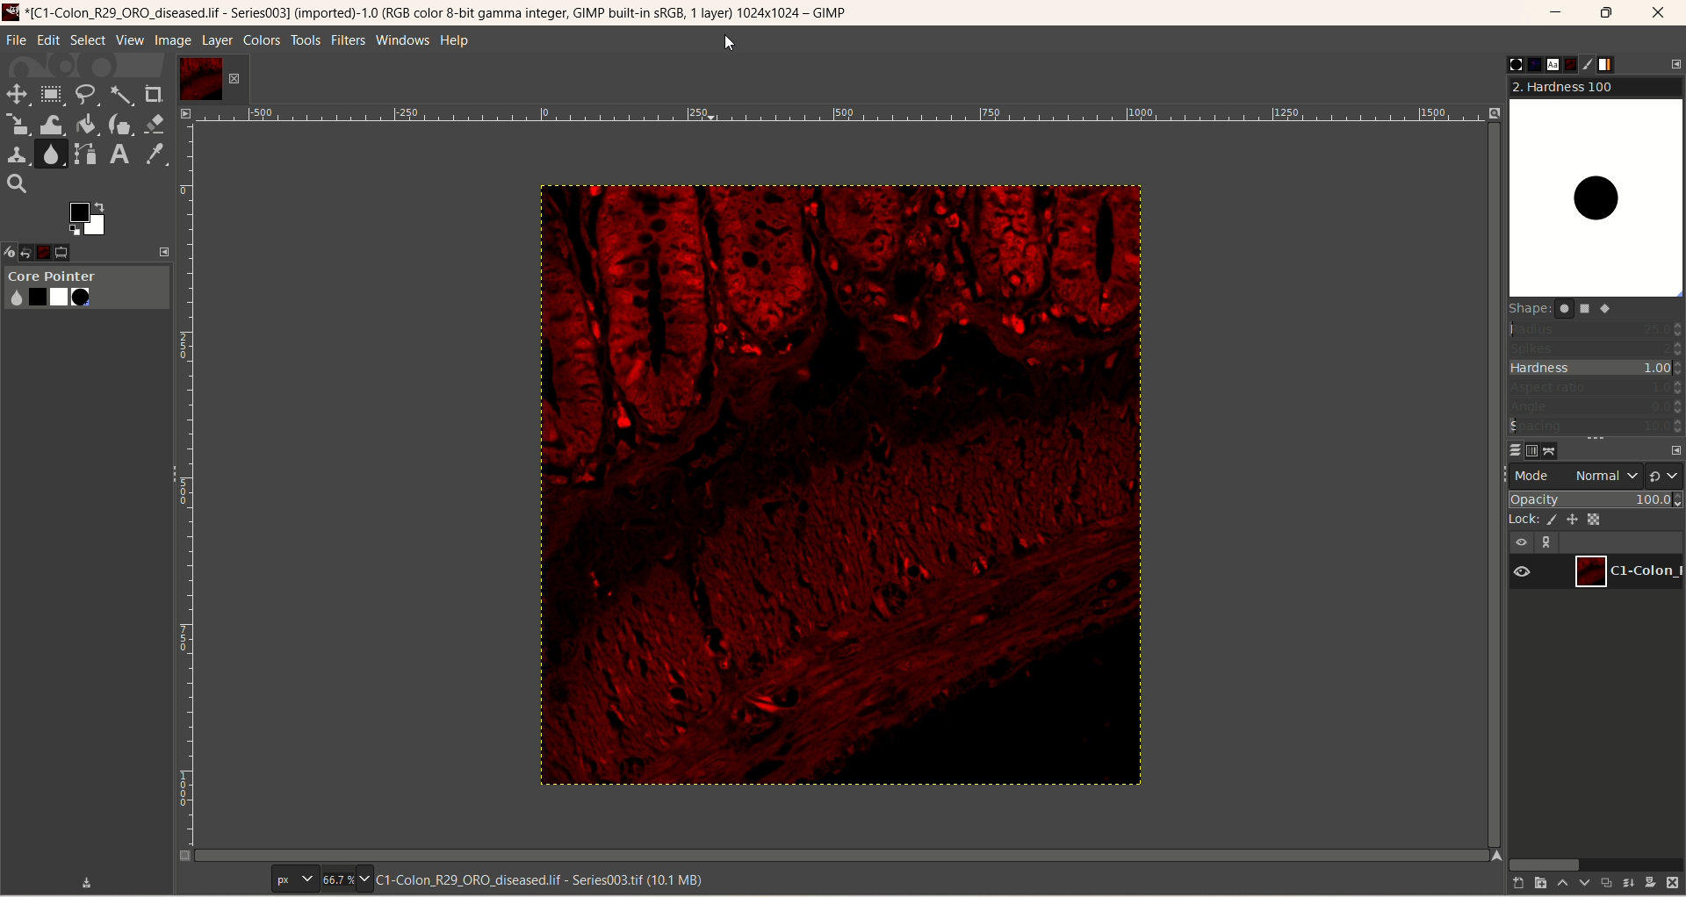  Describe the element at coordinates (1604, 885) in the screenshot. I see `duplicate the layer` at that location.